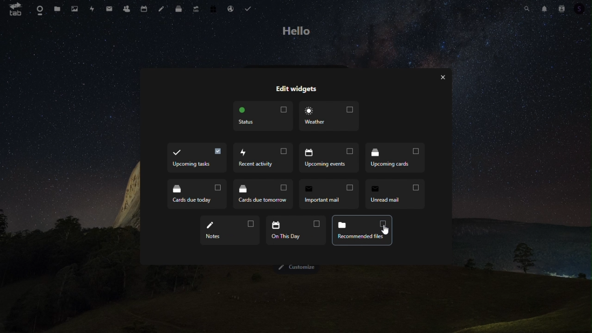  What do you see at coordinates (264, 159) in the screenshot?
I see `upcoming events` at bounding box center [264, 159].